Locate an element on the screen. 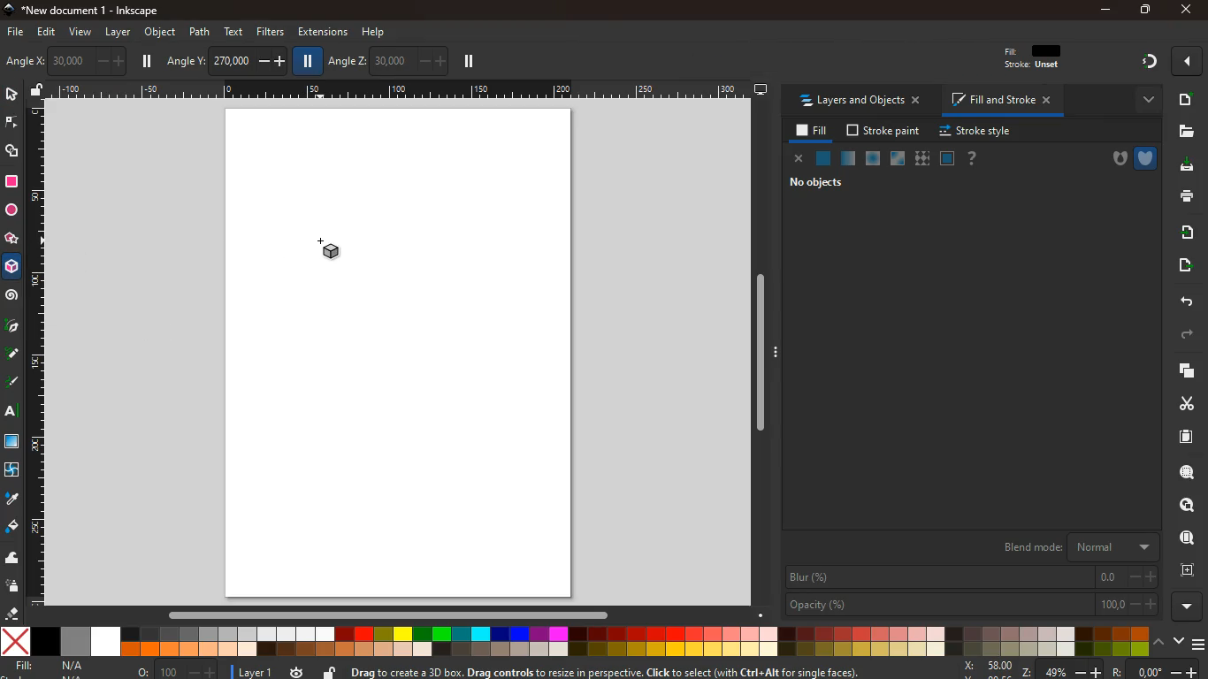 This screenshot has height=679, width=1208. view is located at coordinates (81, 33).